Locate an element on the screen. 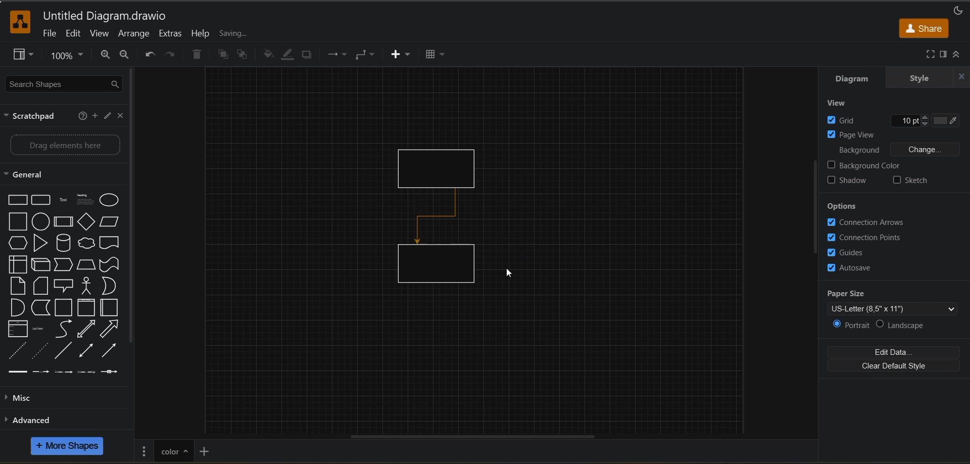  help is located at coordinates (81, 117).